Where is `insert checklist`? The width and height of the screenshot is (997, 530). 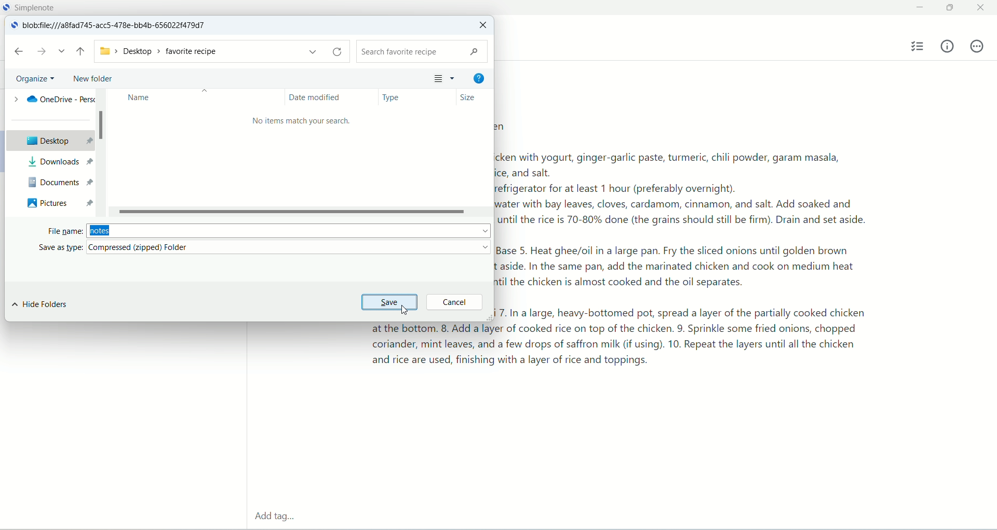 insert checklist is located at coordinates (919, 47).